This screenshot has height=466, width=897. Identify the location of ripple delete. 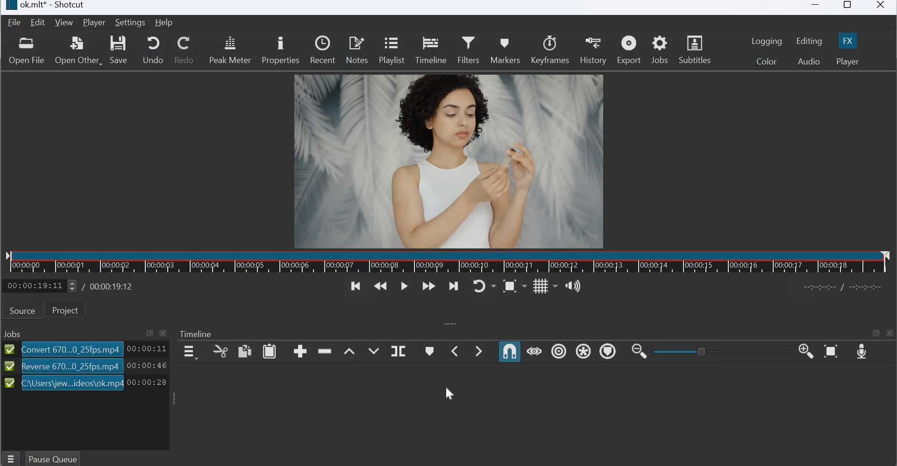
(327, 351).